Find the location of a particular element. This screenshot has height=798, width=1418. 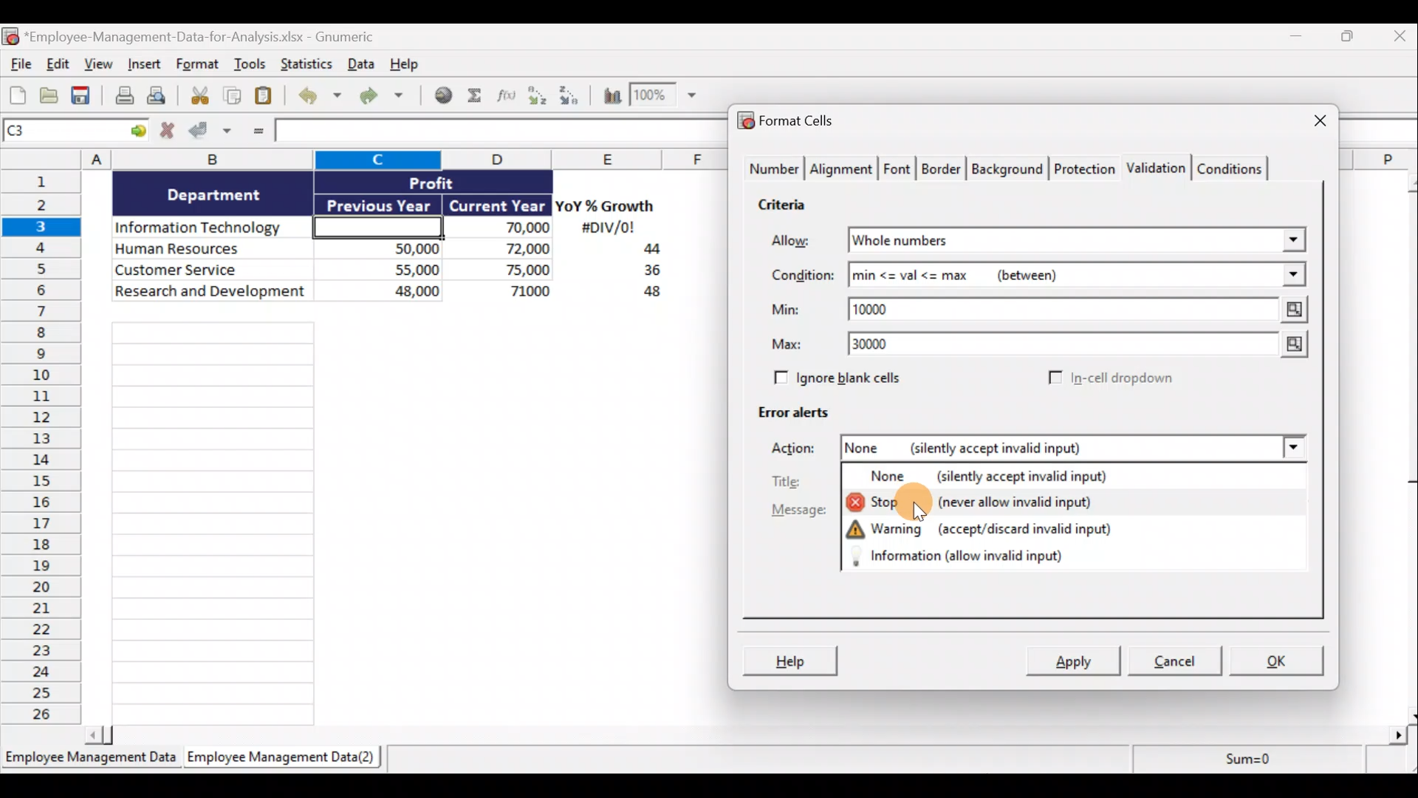

48,000 is located at coordinates (386, 293).